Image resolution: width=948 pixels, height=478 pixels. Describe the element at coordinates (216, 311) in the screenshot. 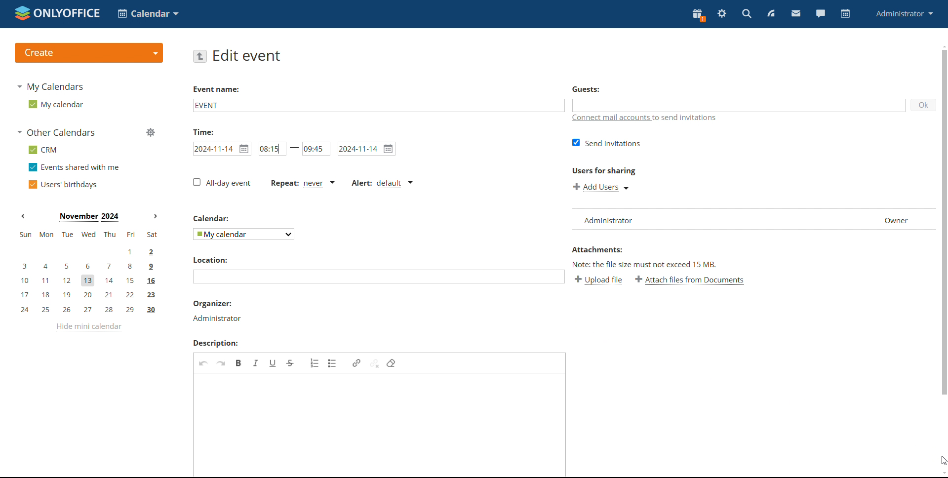

I see `organizer` at that location.